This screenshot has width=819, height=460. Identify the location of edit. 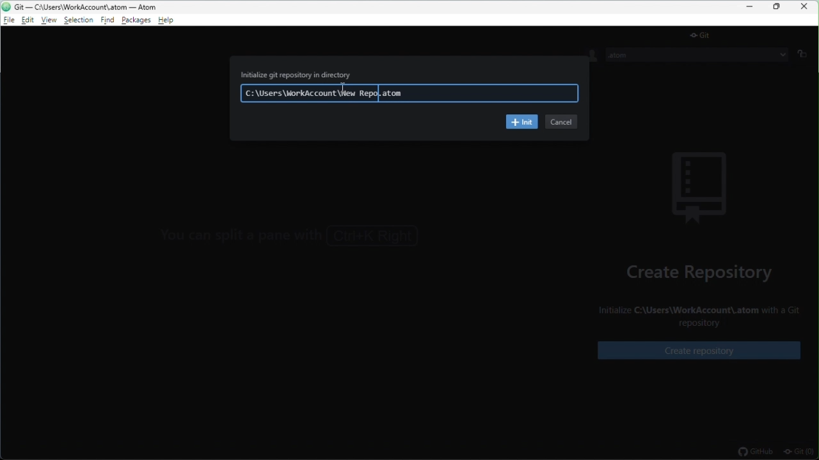
(29, 20).